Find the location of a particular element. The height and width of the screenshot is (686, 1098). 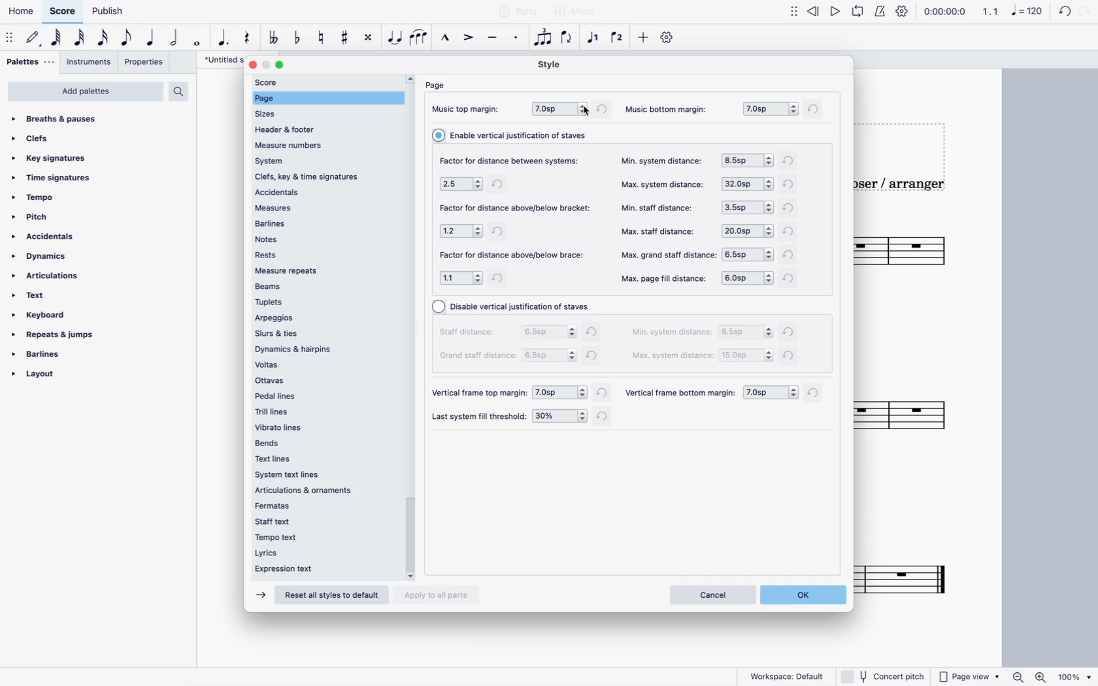

toggle flat is located at coordinates (297, 39).